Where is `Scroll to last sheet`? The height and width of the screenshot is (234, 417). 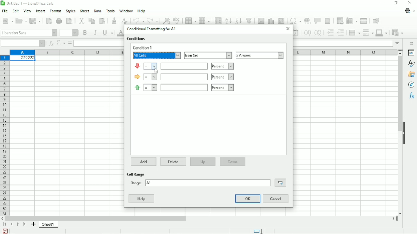
Scroll to last sheet is located at coordinates (24, 224).